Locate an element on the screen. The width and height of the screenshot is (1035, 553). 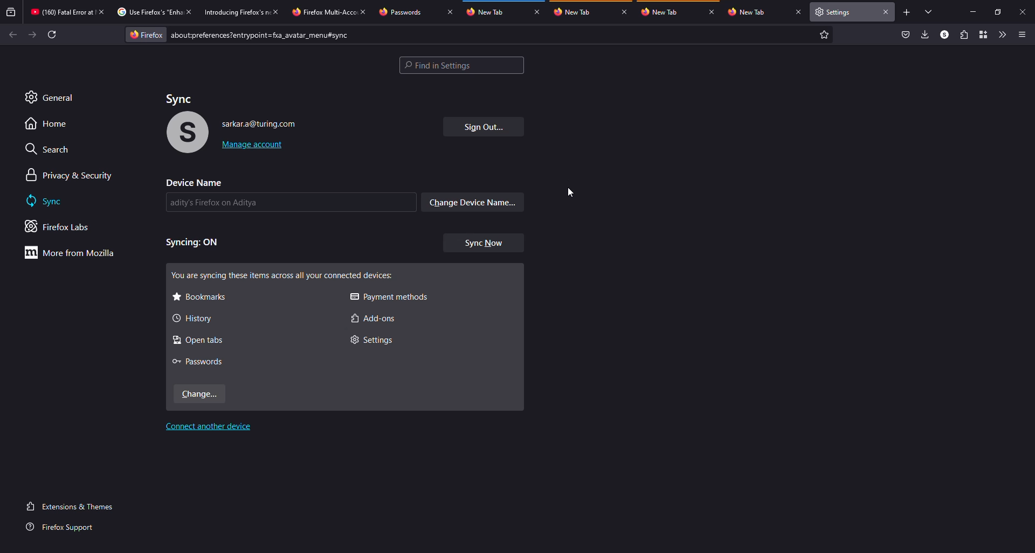
close is located at coordinates (626, 12).